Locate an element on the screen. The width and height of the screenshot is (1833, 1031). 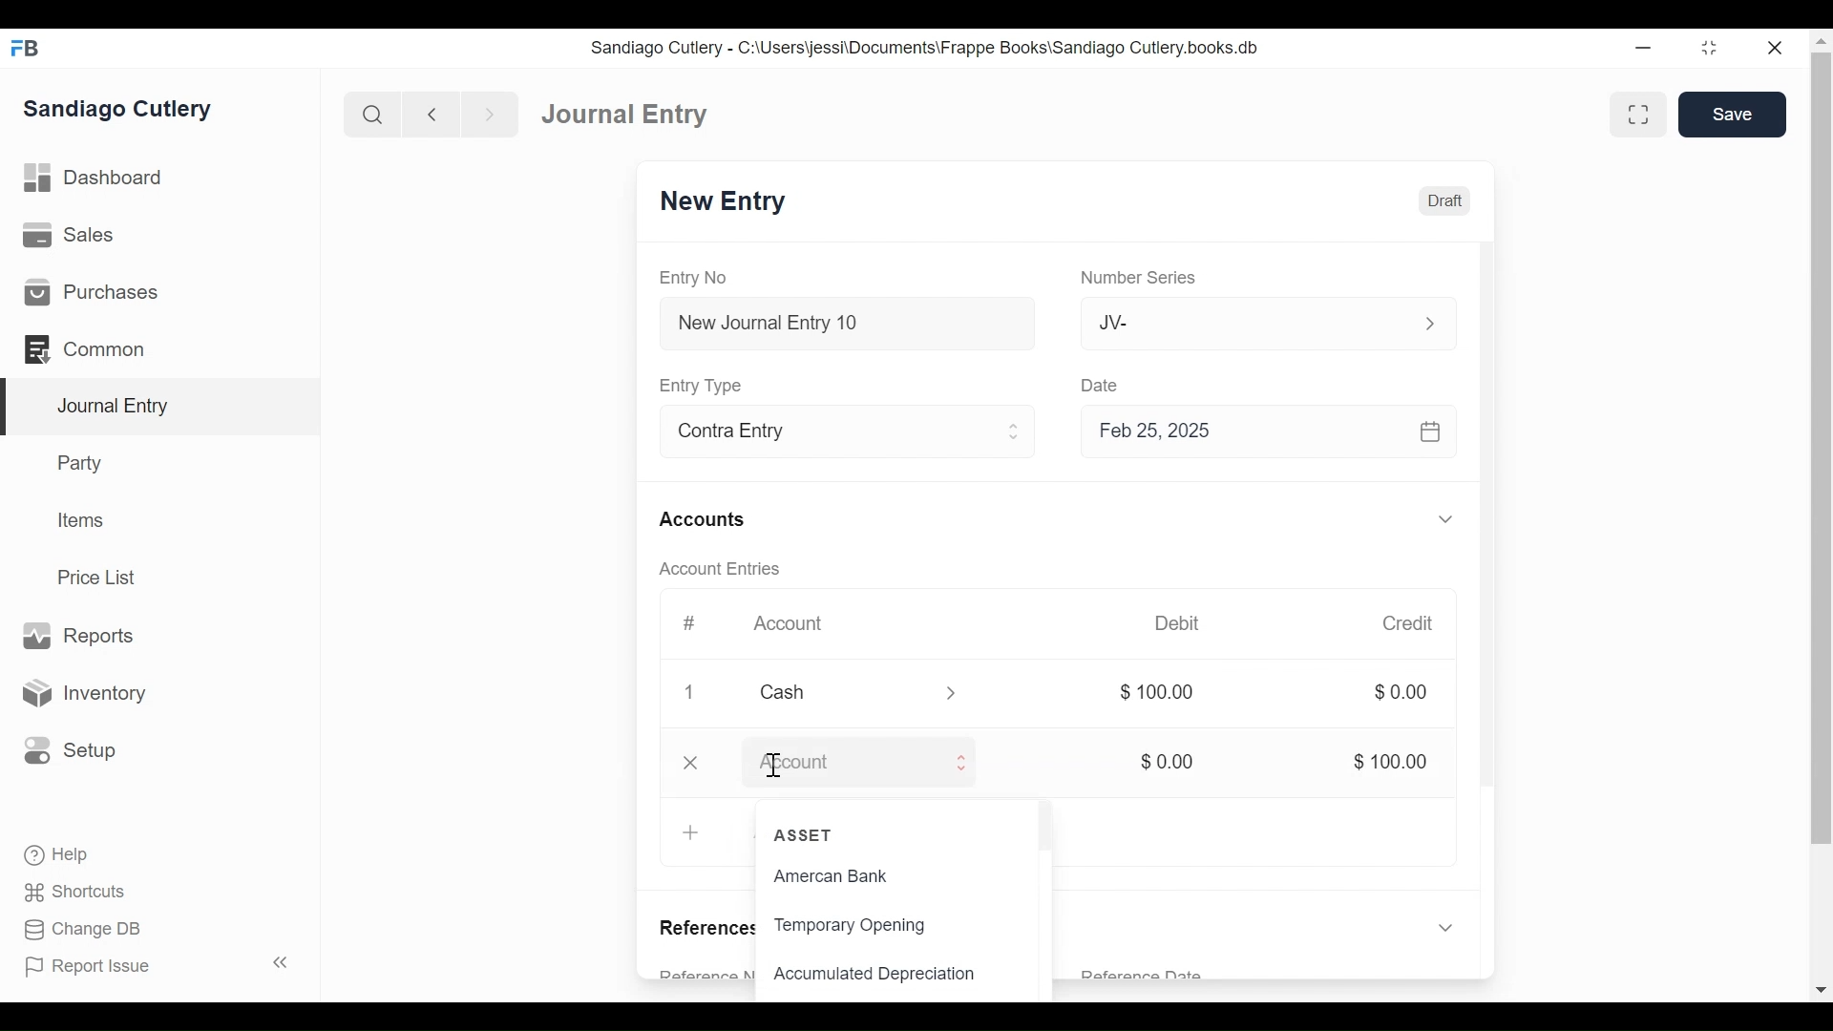
Purchases is located at coordinates (92, 293).